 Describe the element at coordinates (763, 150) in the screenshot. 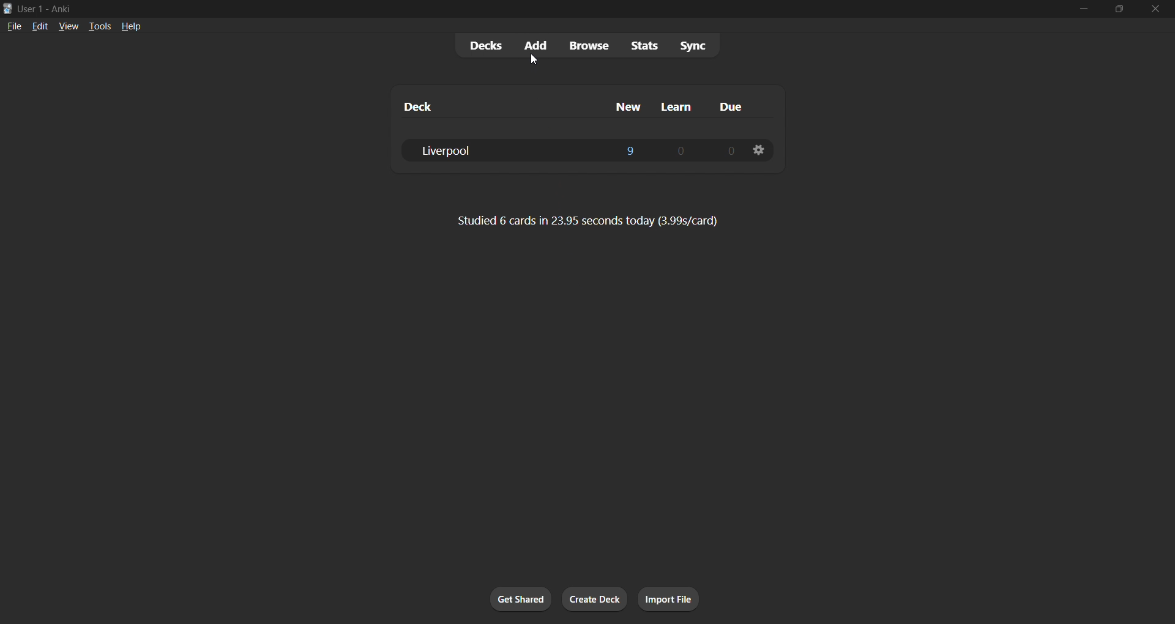

I see `deck settings` at that location.